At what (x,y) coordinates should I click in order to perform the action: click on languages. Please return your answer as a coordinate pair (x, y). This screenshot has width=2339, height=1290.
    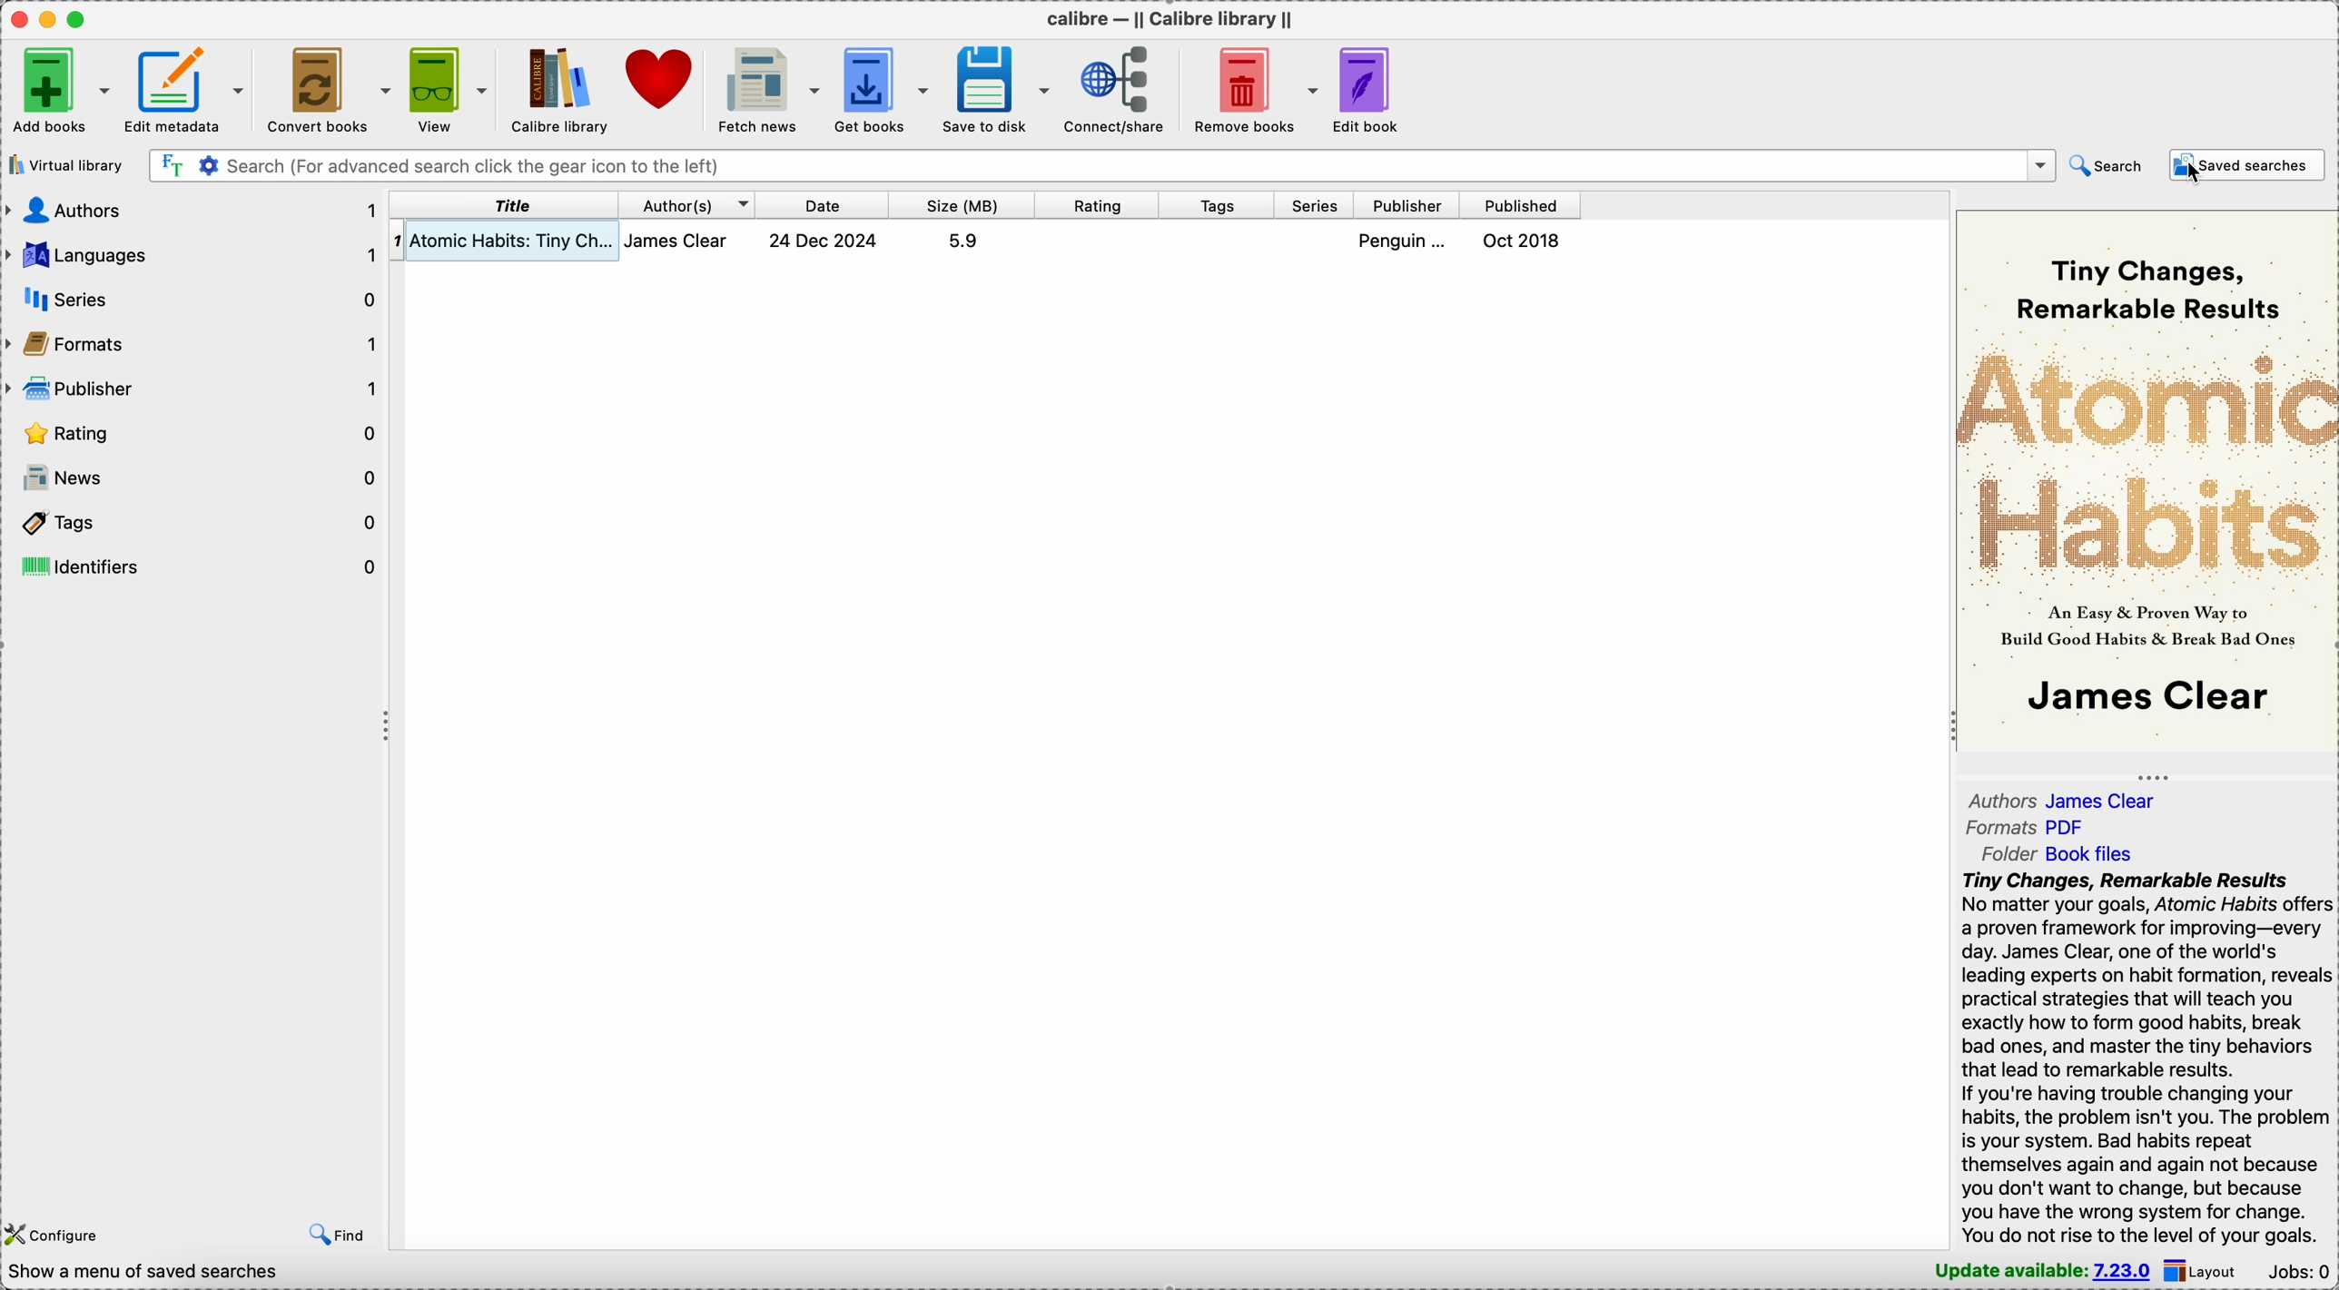
    Looking at the image, I should click on (192, 255).